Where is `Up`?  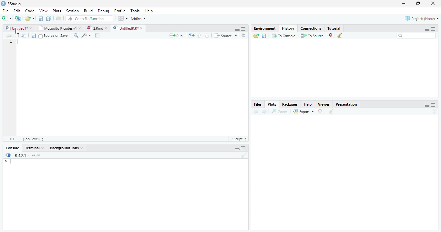 Up is located at coordinates (200, 36).